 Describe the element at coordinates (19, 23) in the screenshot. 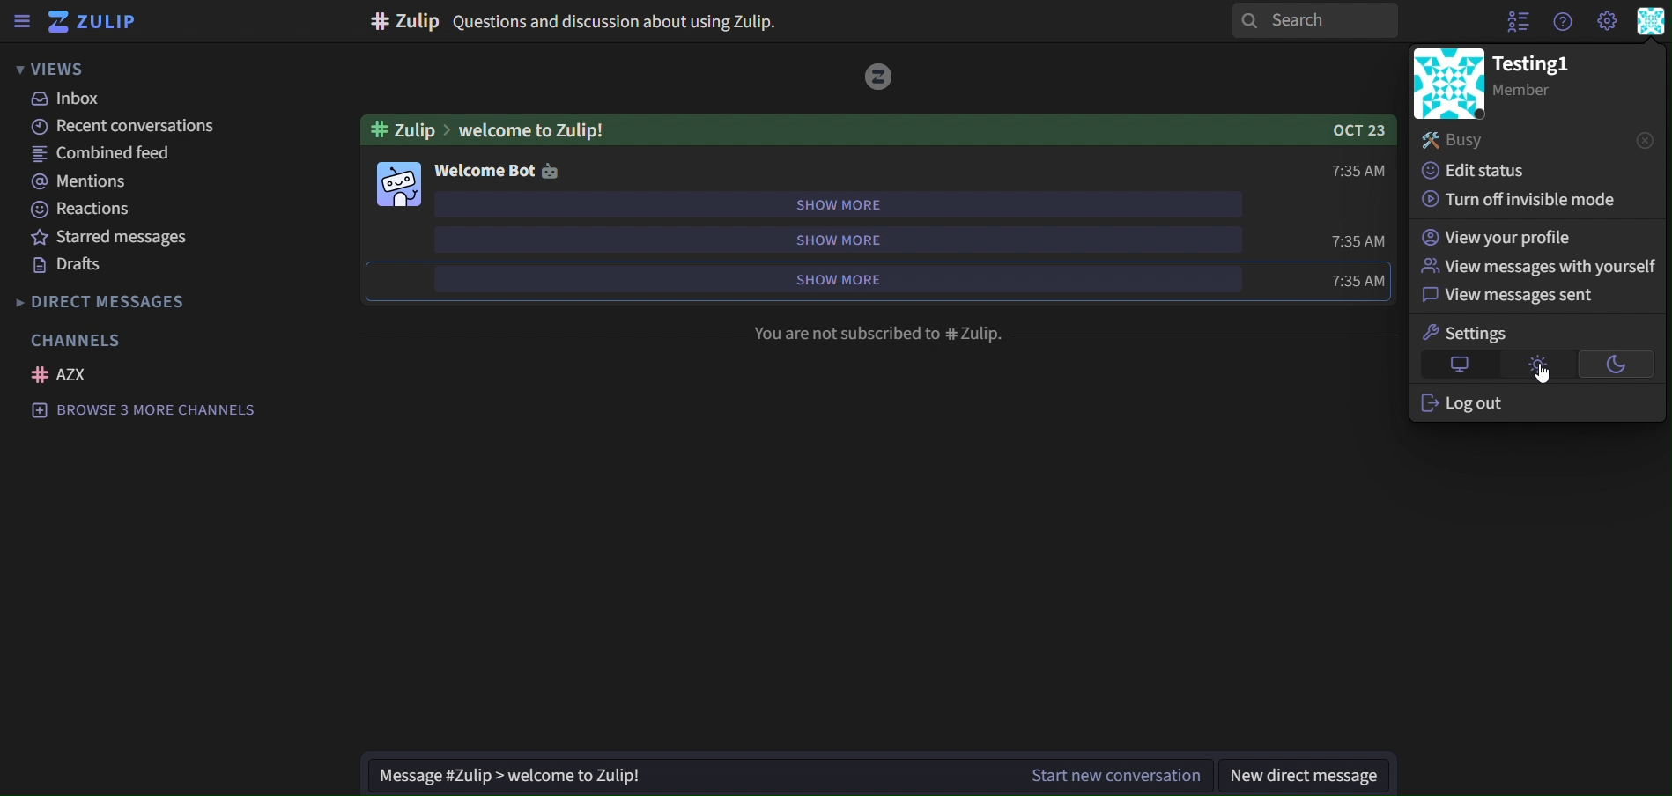

I see `sidebar` at that location.